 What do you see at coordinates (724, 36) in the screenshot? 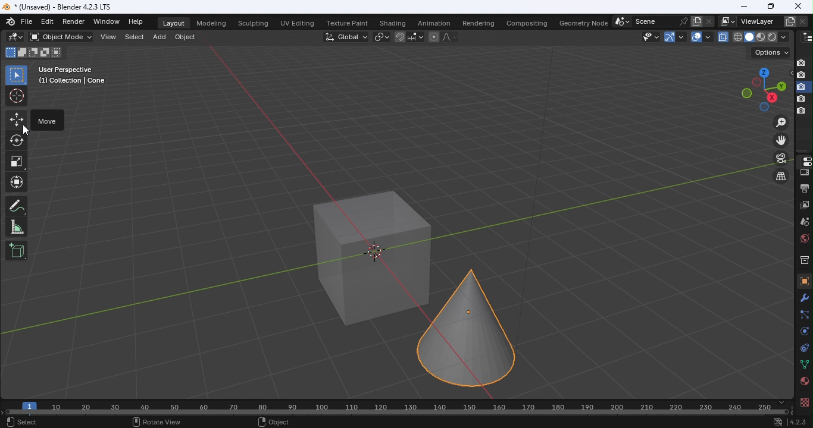
I see `Toggle X-Ray` at bounding box center [724, 36].